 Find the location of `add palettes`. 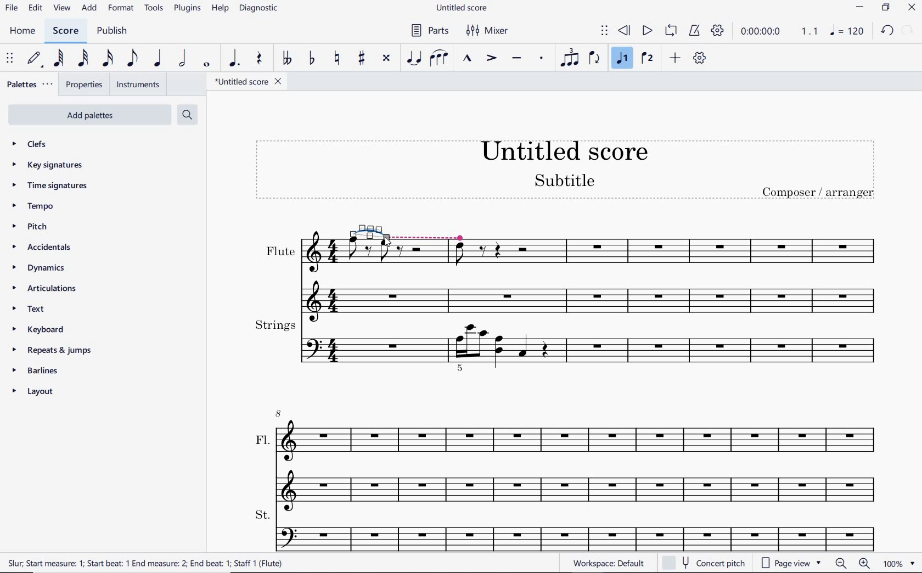

add palettes is located at coordinates (91, 114).